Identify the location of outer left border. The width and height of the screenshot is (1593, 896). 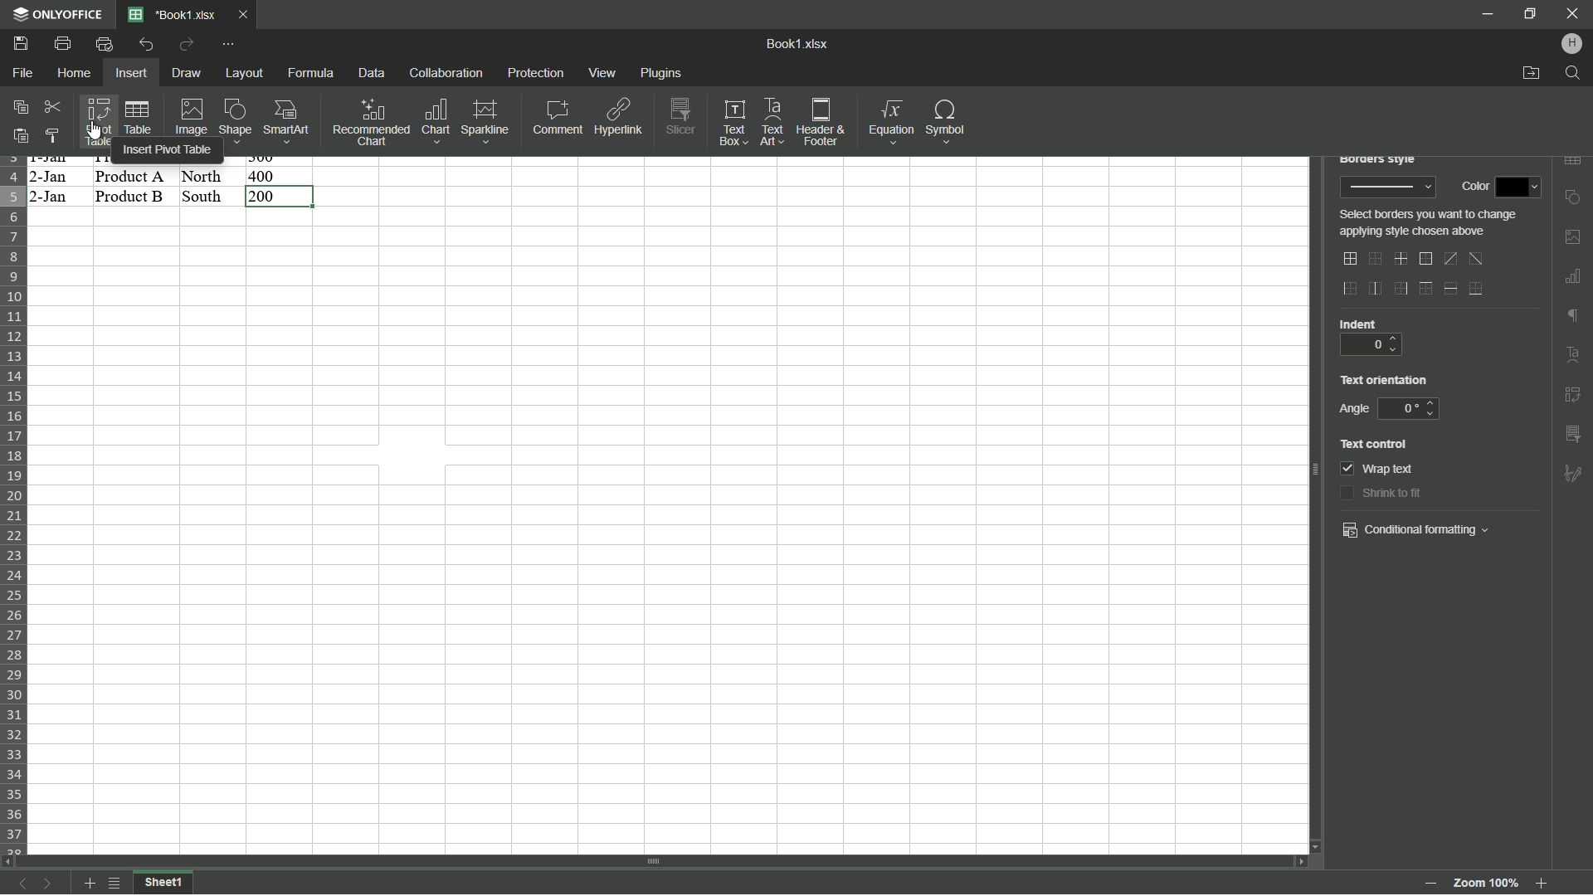
(1350, 287).